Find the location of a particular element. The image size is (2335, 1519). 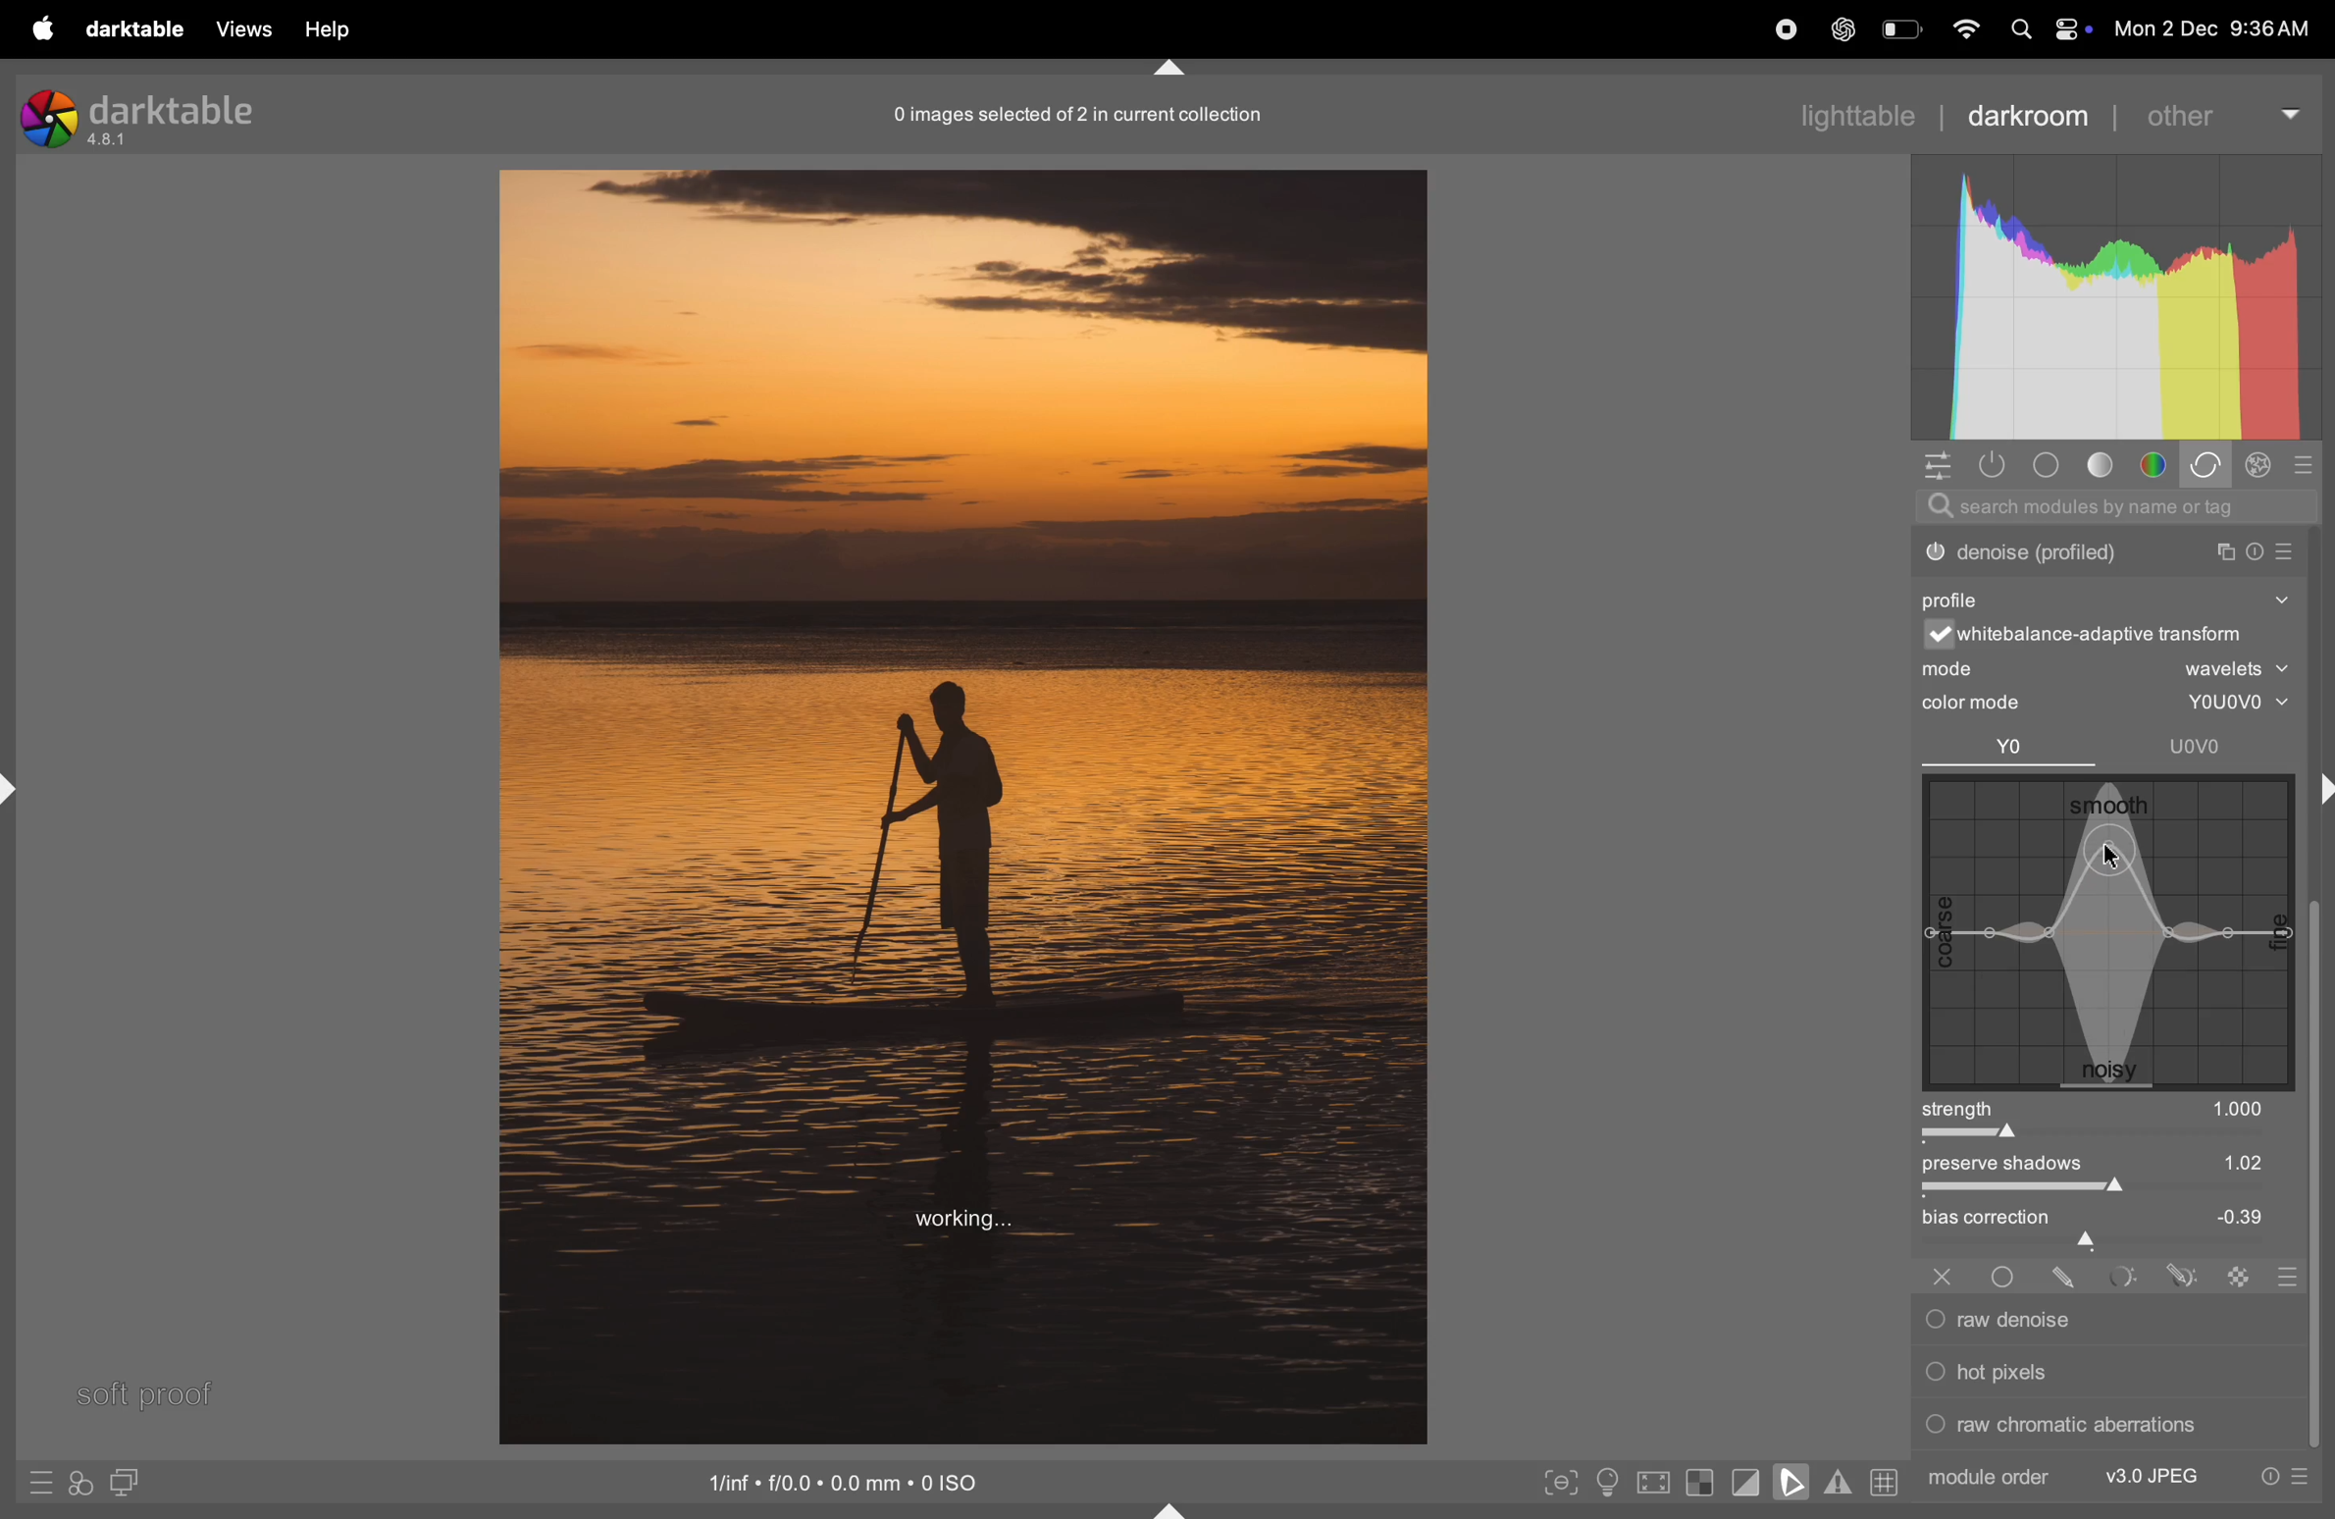

toggle peak focusing is located at coordinates (1561, 1482).